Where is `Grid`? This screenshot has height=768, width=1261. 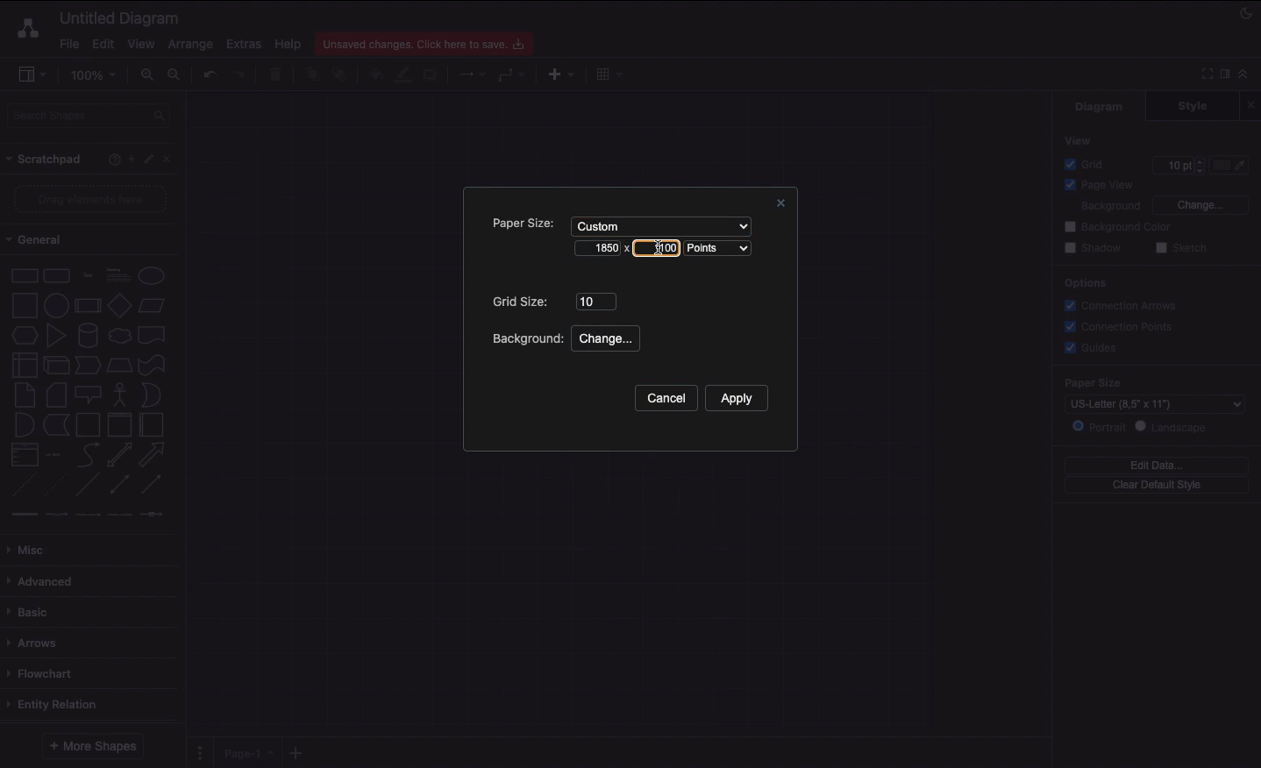 Grid is located at coordinates (1088, 164).